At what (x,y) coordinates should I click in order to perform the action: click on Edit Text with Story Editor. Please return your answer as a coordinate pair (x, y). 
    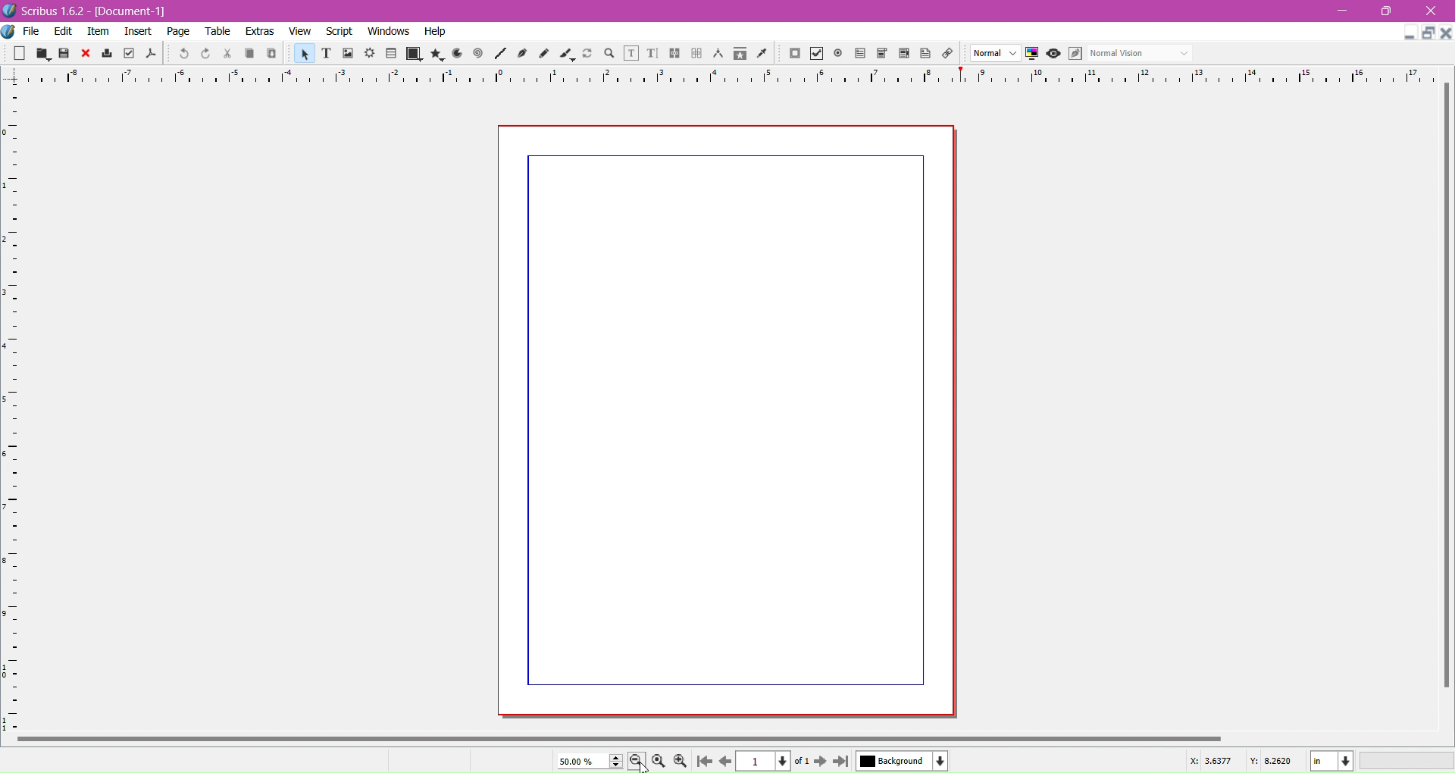
    Looking at the image, I should click on (652, 53).